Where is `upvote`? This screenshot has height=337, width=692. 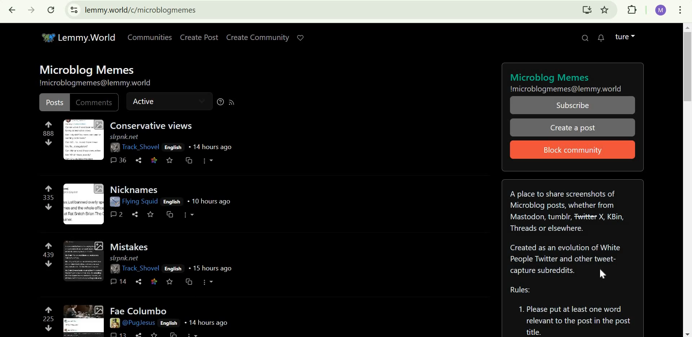
upvote is located at coordinates (49, 188).